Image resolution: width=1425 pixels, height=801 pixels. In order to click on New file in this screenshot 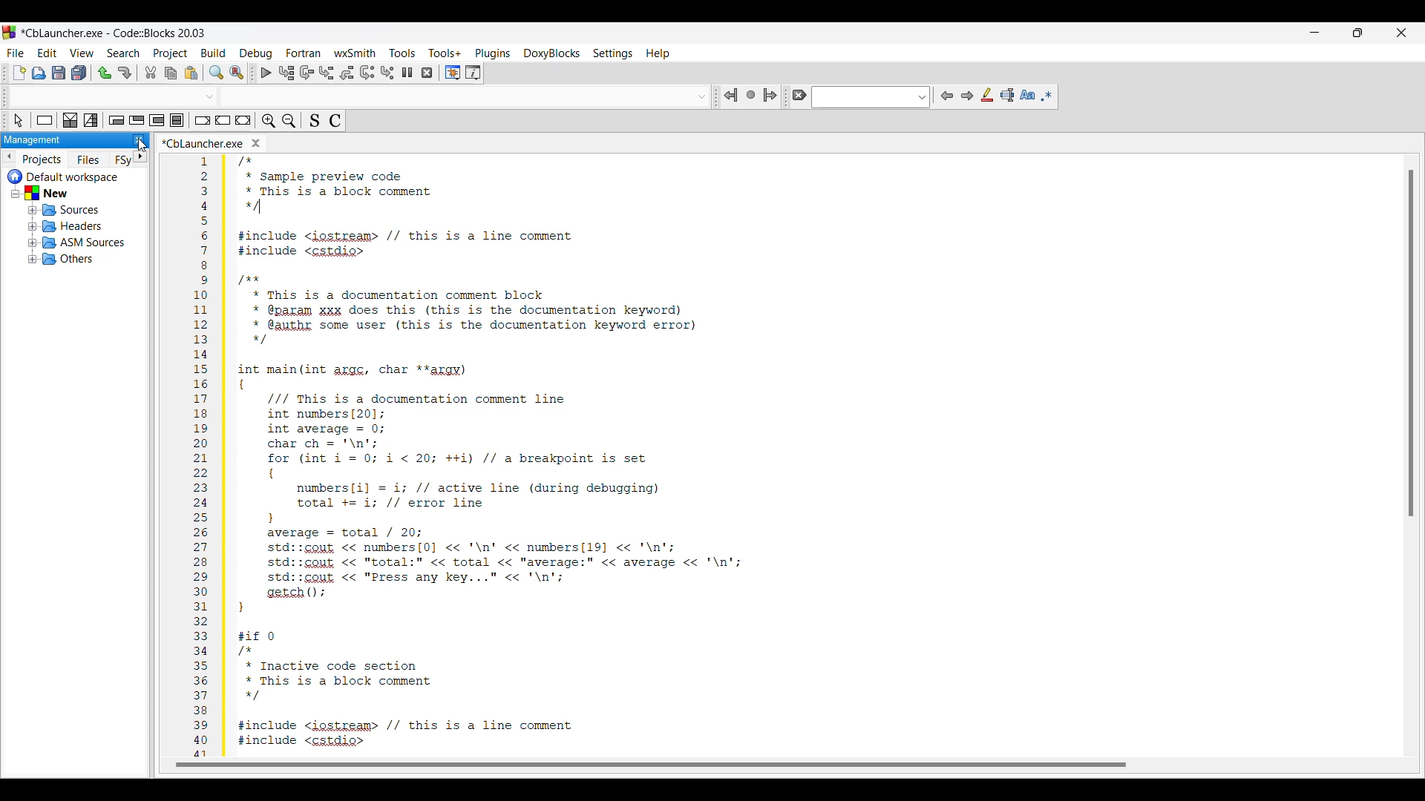, I will do `click(19, 73)`.